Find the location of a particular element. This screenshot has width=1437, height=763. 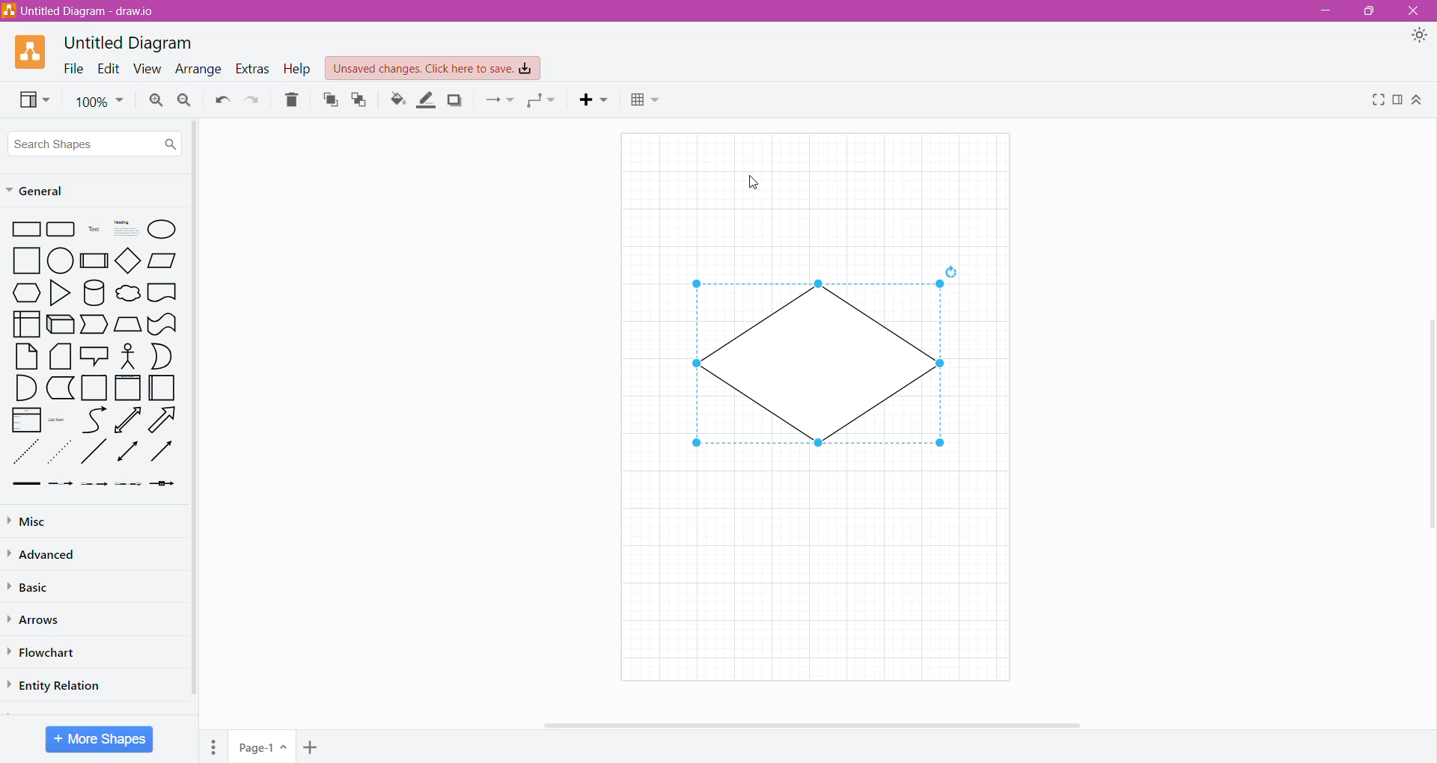

Ellipse is located at coordinates (162, 229).